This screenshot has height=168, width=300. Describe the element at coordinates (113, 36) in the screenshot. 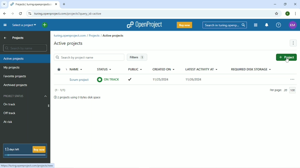

I see `Active projects` at that location.